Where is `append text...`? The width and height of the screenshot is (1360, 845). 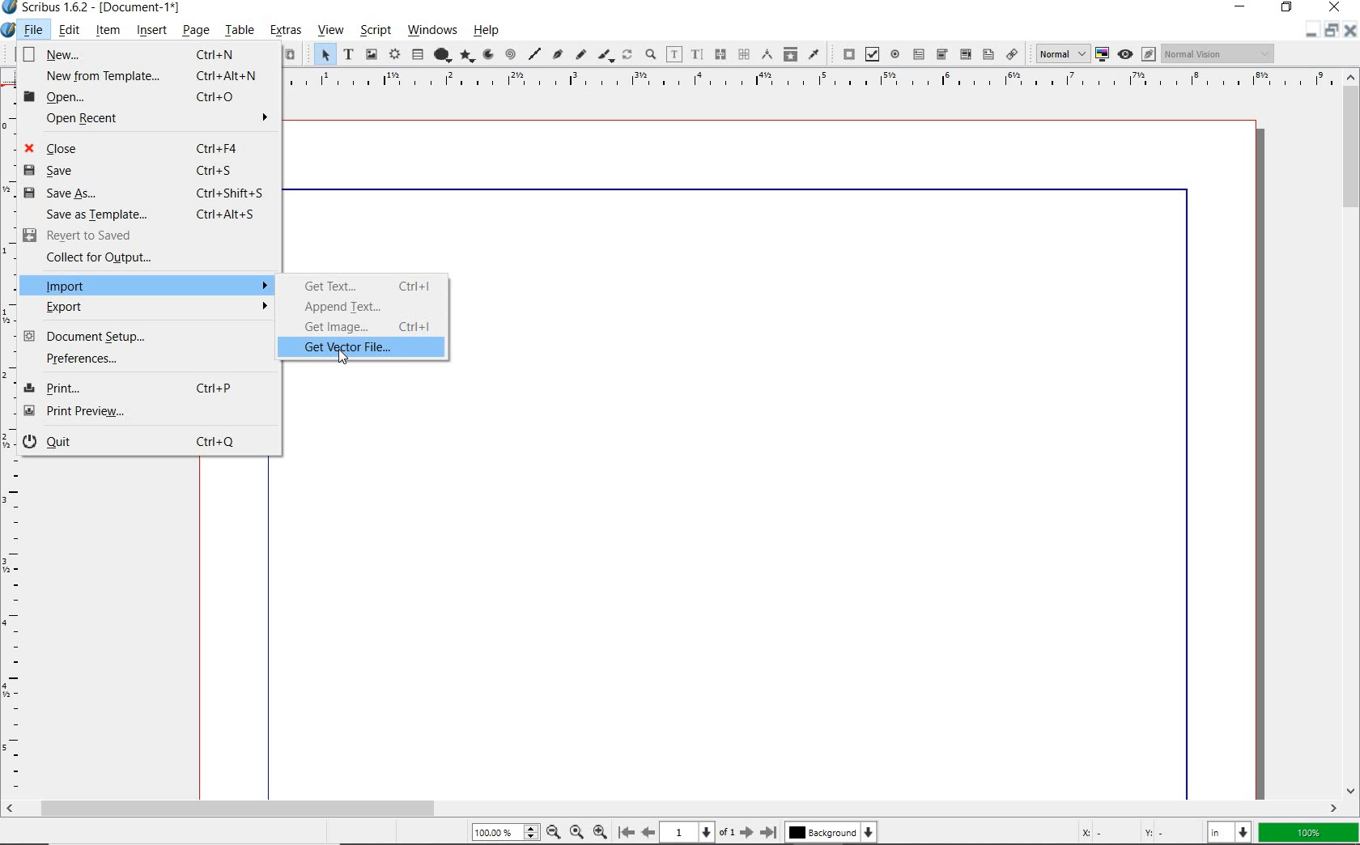
append text... is located at coordinates (364, 306).